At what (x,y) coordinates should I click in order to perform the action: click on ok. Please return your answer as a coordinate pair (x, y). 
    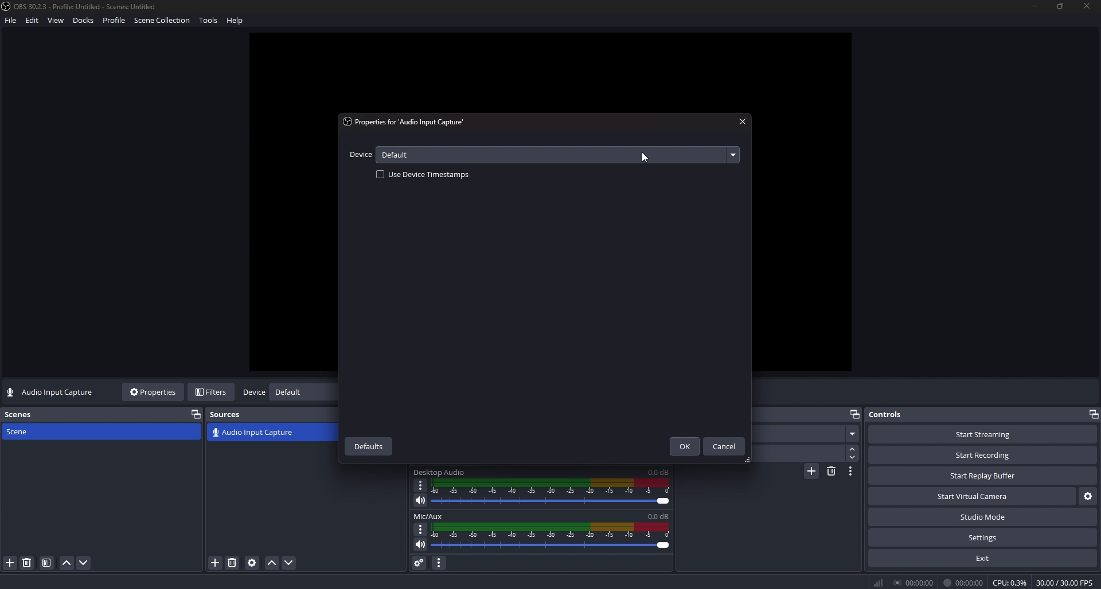
    Looking at the image, I should click on (683, 447).